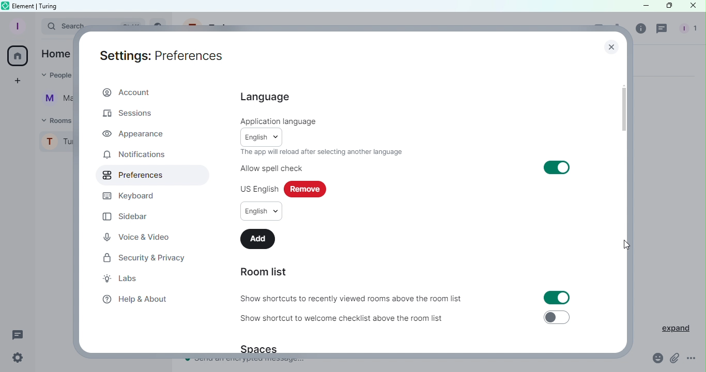 This screenshot has width=706, height=372. What do you see at coordinates (260, 211) in the screenshot?
I see `English` at bounding box center [260, 211].